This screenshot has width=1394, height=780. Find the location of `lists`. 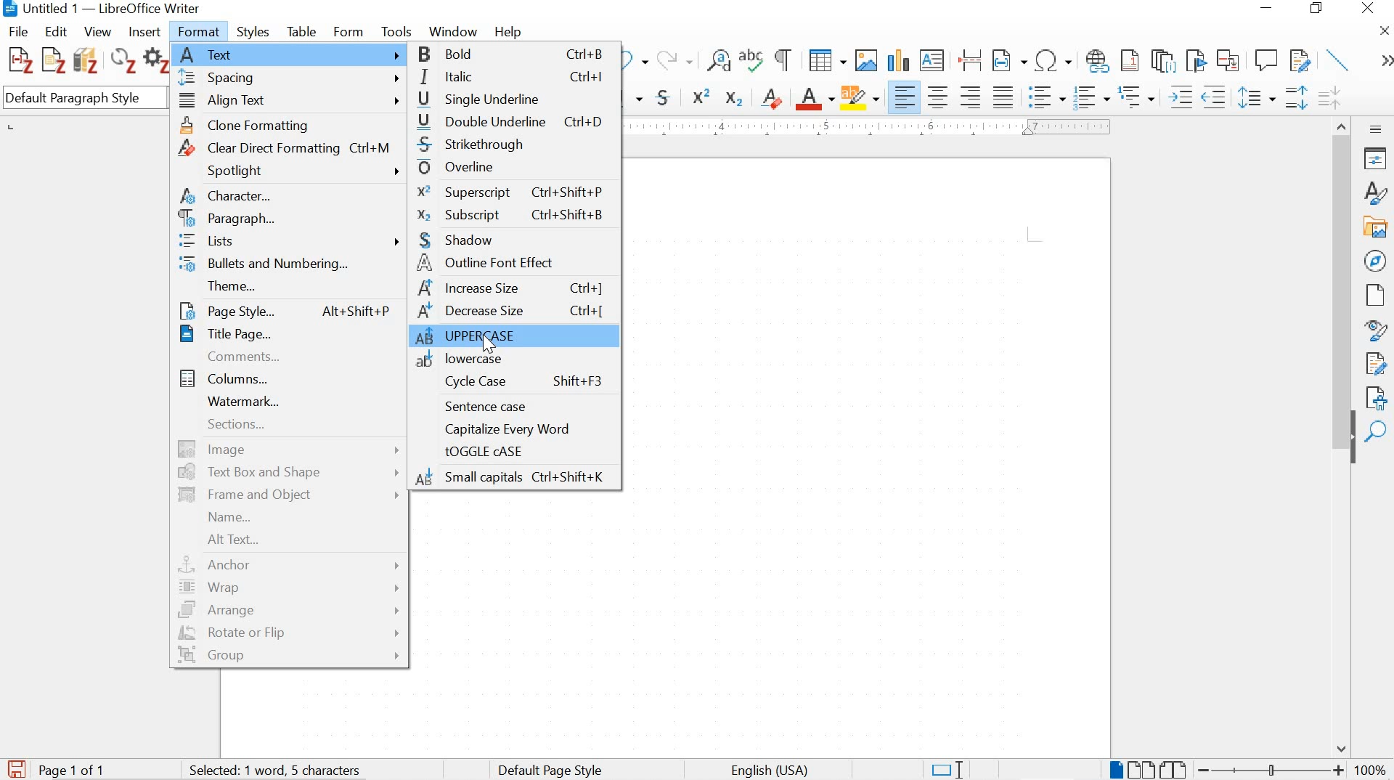

lists is located at coordinates (291, 243).